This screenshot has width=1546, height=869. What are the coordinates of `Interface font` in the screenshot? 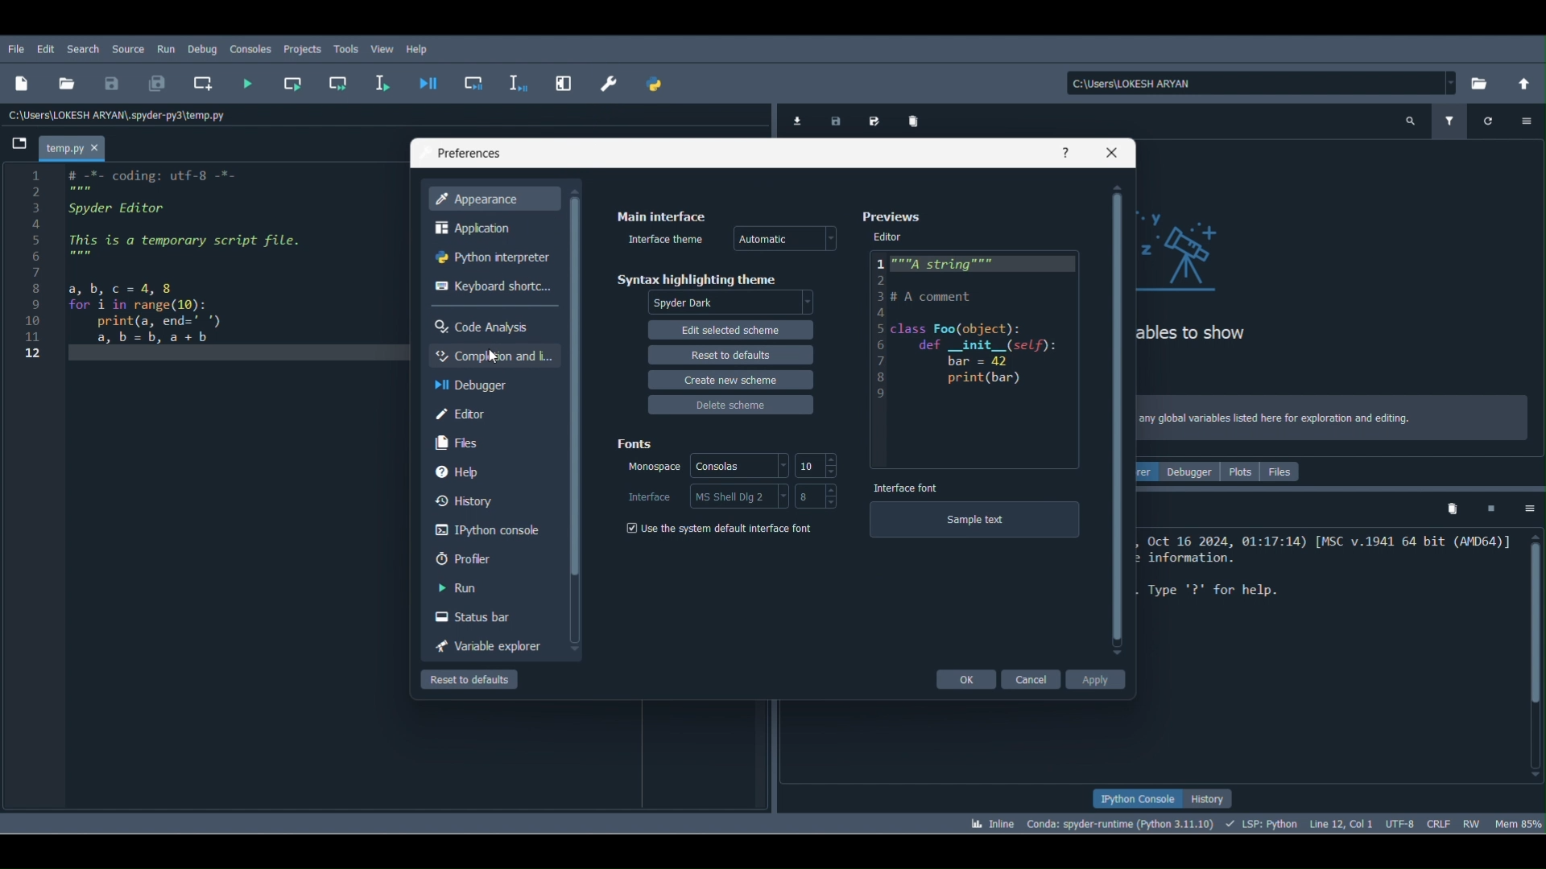 It's located at (907, 488).